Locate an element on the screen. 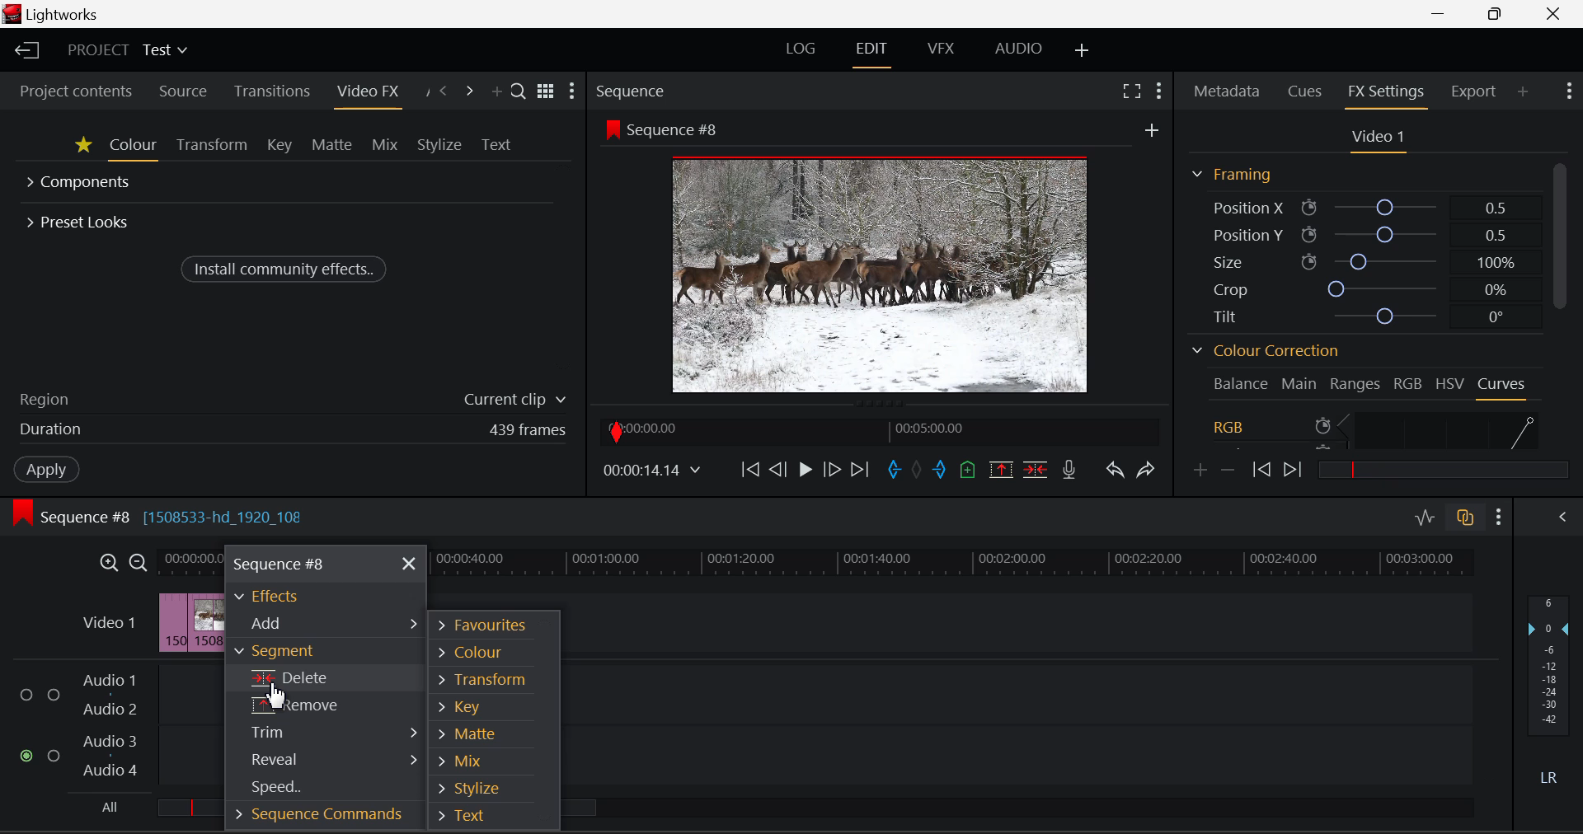 This screenshot has width=1583, height=834. Apply is located at coordinates (45, 470).